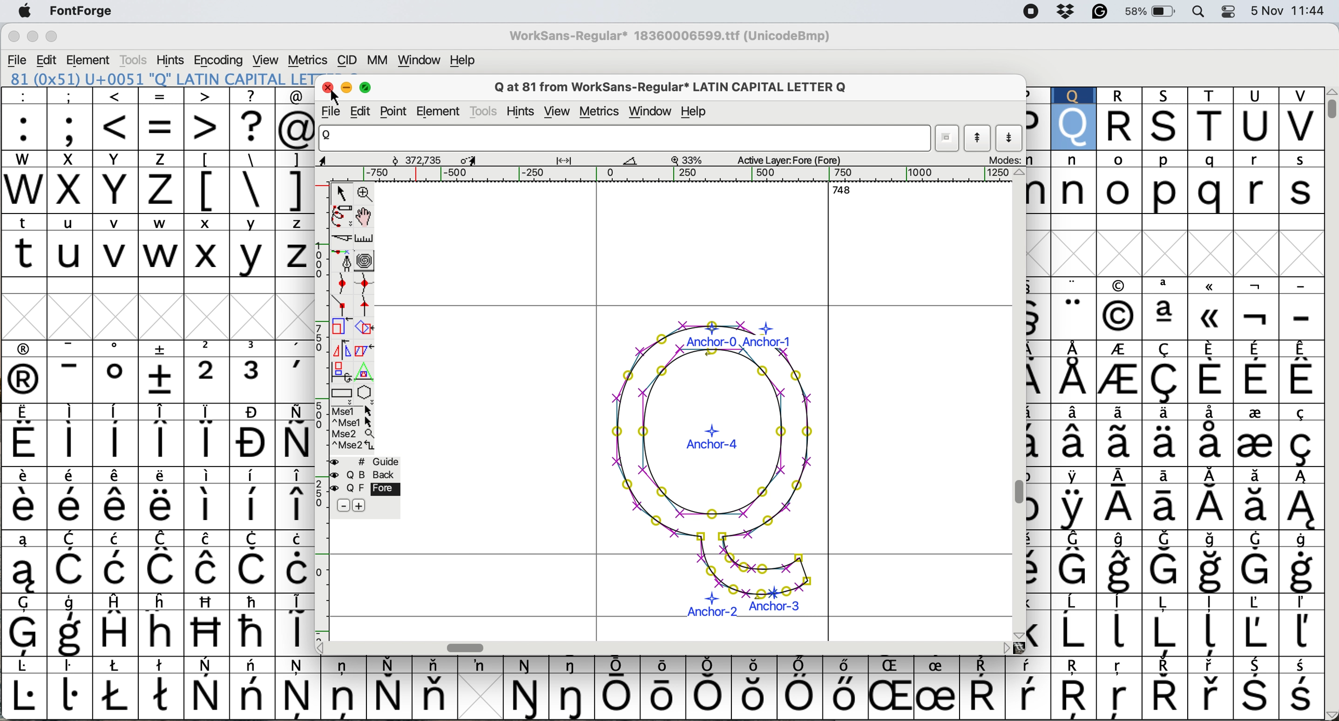 Image resolution: width=1339 pixels, height=721 pixels. What do you see at coordinates (308, 60) in the screenshot?
I see `metrics` at bounding box center [308, 60].